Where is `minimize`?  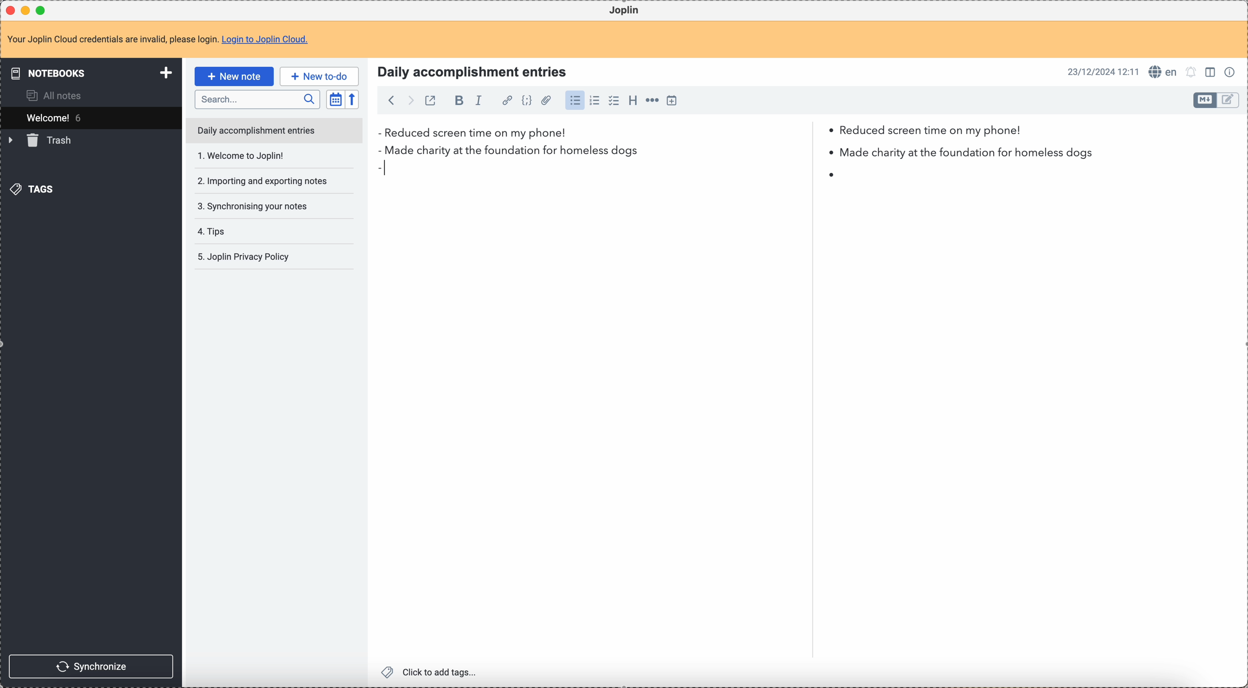
minimize is located at coordinates (28, 10).